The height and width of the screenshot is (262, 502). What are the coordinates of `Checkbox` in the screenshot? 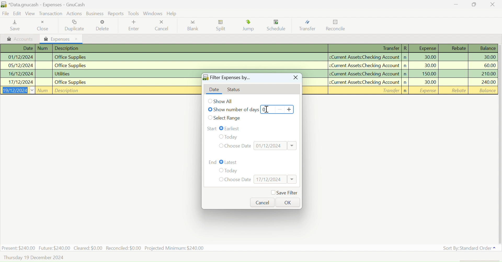 It's located at (211, 118).